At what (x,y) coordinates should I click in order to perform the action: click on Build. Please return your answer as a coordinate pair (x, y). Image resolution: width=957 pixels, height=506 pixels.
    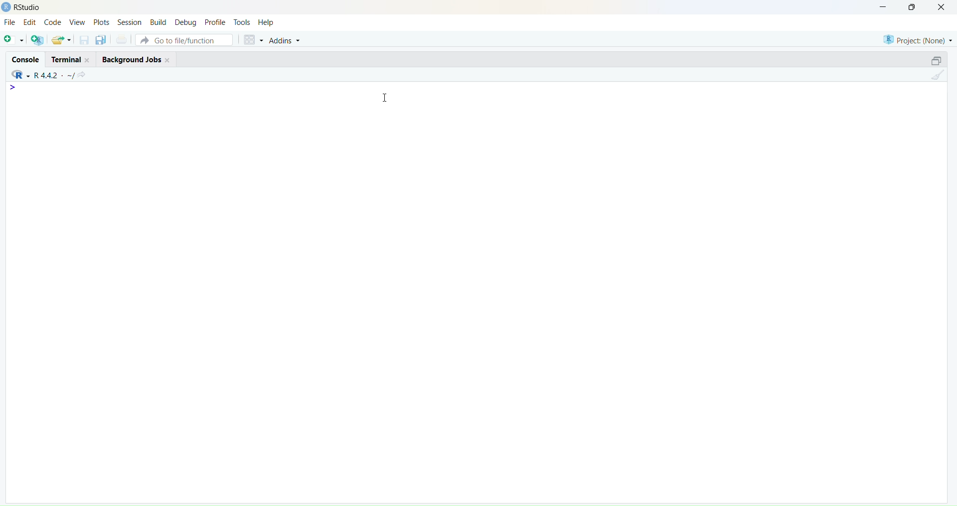
    Looking at the image, I should click on (158, 22).